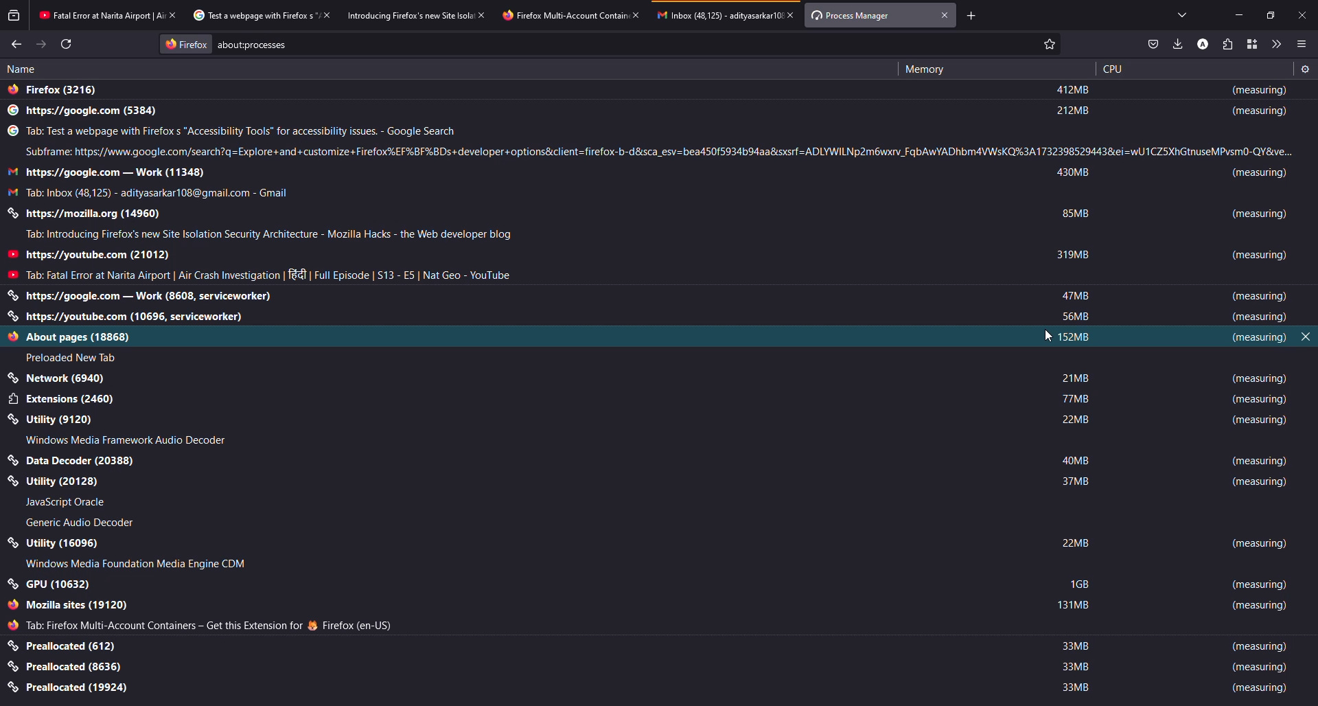 The height and width of the screenshot is (706, 1318). What do you see at coordinates (205, 625) in the screenshot?
I see `Tab: Firefox Multi account containers get this extension for Firefox (en-us)` at bounding box center [205, 625].